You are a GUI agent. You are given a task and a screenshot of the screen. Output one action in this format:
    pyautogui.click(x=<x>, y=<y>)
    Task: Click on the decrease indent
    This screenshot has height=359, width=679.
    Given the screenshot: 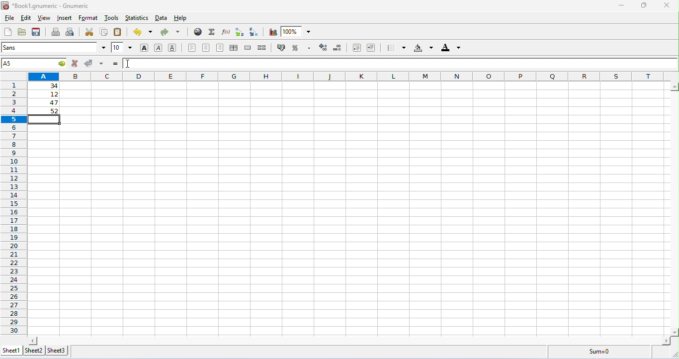 What is the action you would take?
    pyautogui.click(x=357, y=48)
    